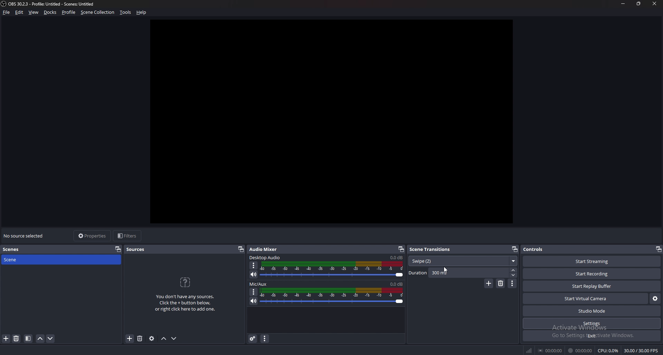 Image resolution: width=663 pixels, height=355 pixels. Describe the element at coordinates (50, 12) in the screenshot. I see `docks` at that location.